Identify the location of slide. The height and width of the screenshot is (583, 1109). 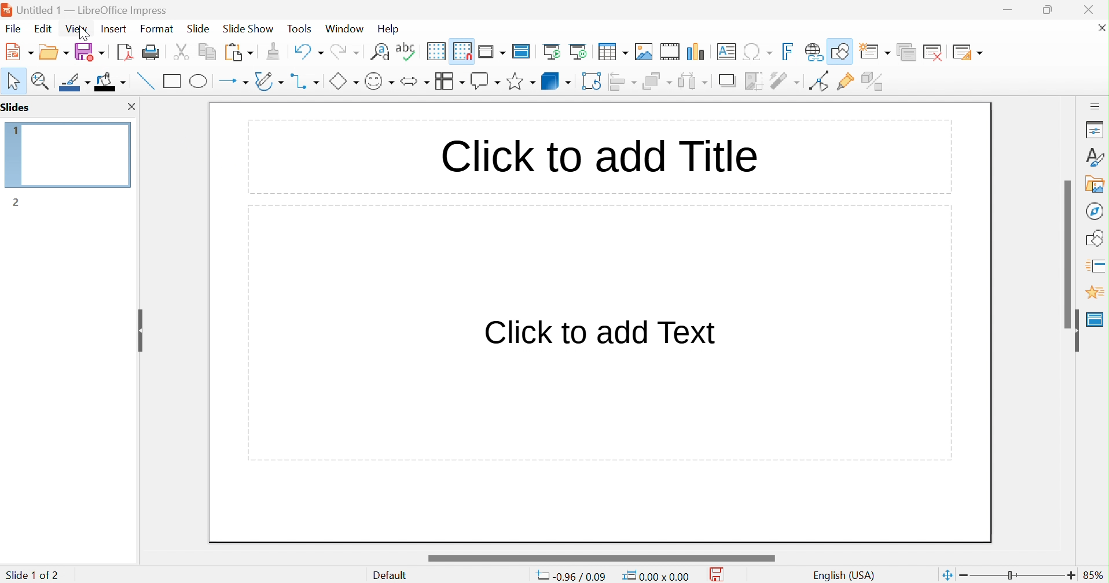
(75, 156).